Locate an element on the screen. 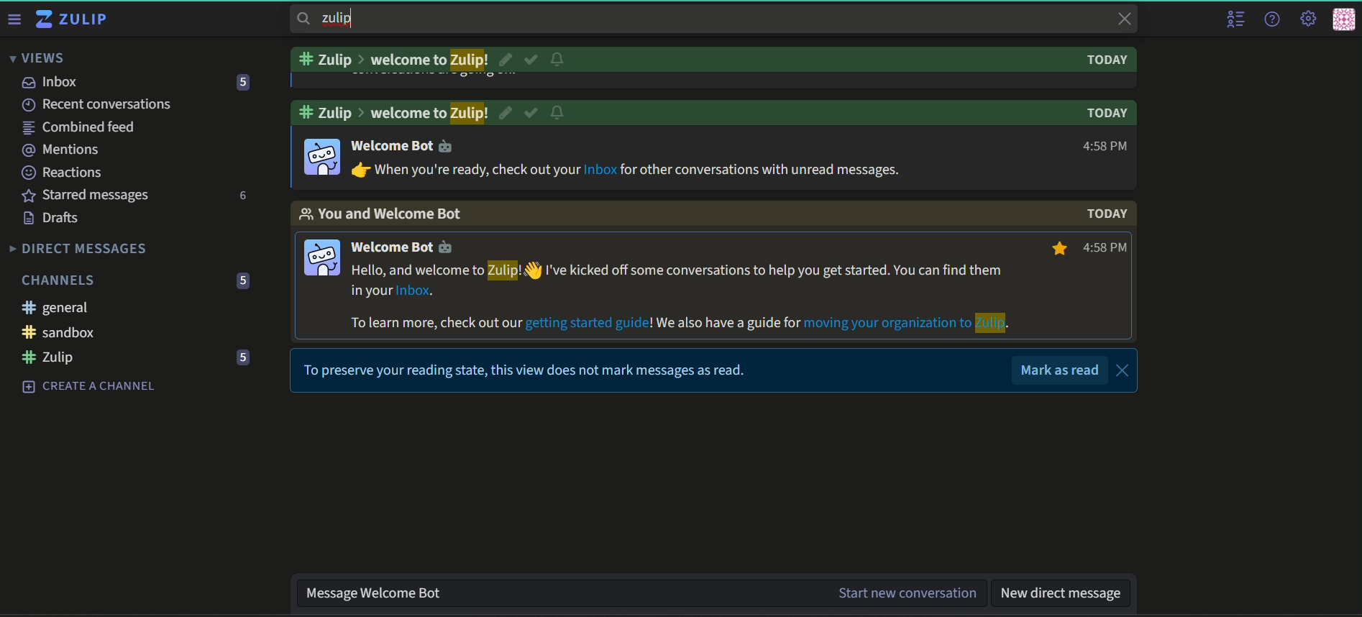 The height and width of the screenshot is (617, 1362). text is located at coordinates (390, 61).